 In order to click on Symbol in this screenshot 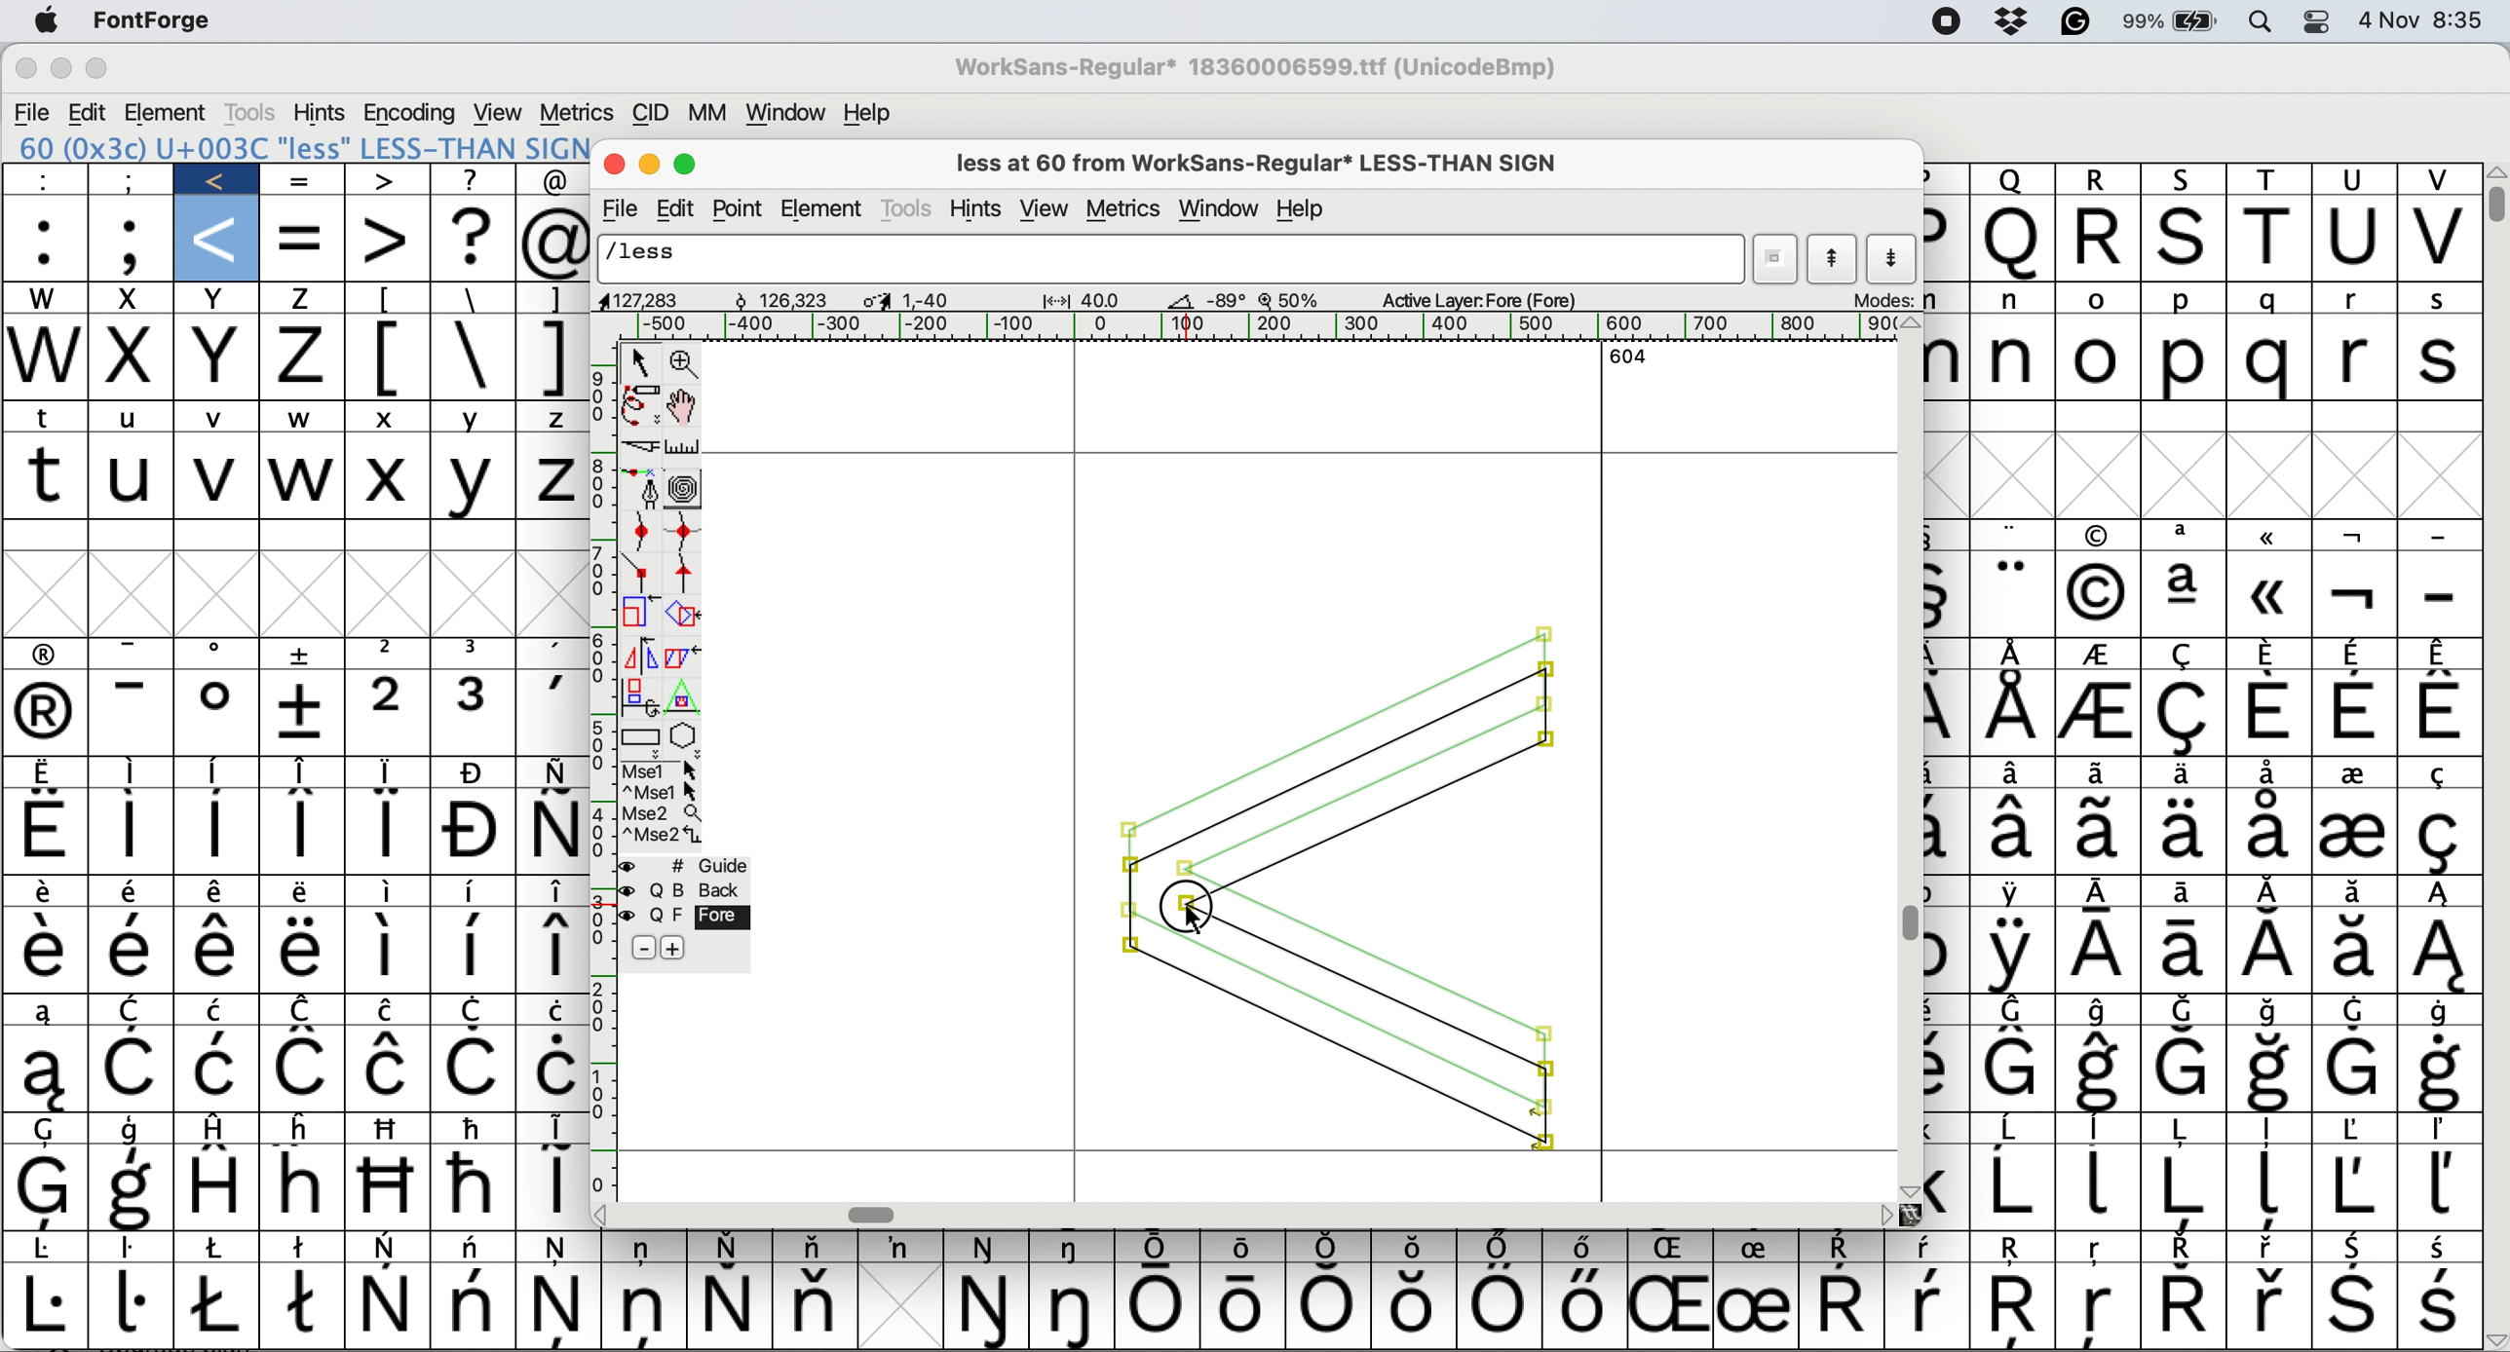, I will do `click(1839, 1300)`.